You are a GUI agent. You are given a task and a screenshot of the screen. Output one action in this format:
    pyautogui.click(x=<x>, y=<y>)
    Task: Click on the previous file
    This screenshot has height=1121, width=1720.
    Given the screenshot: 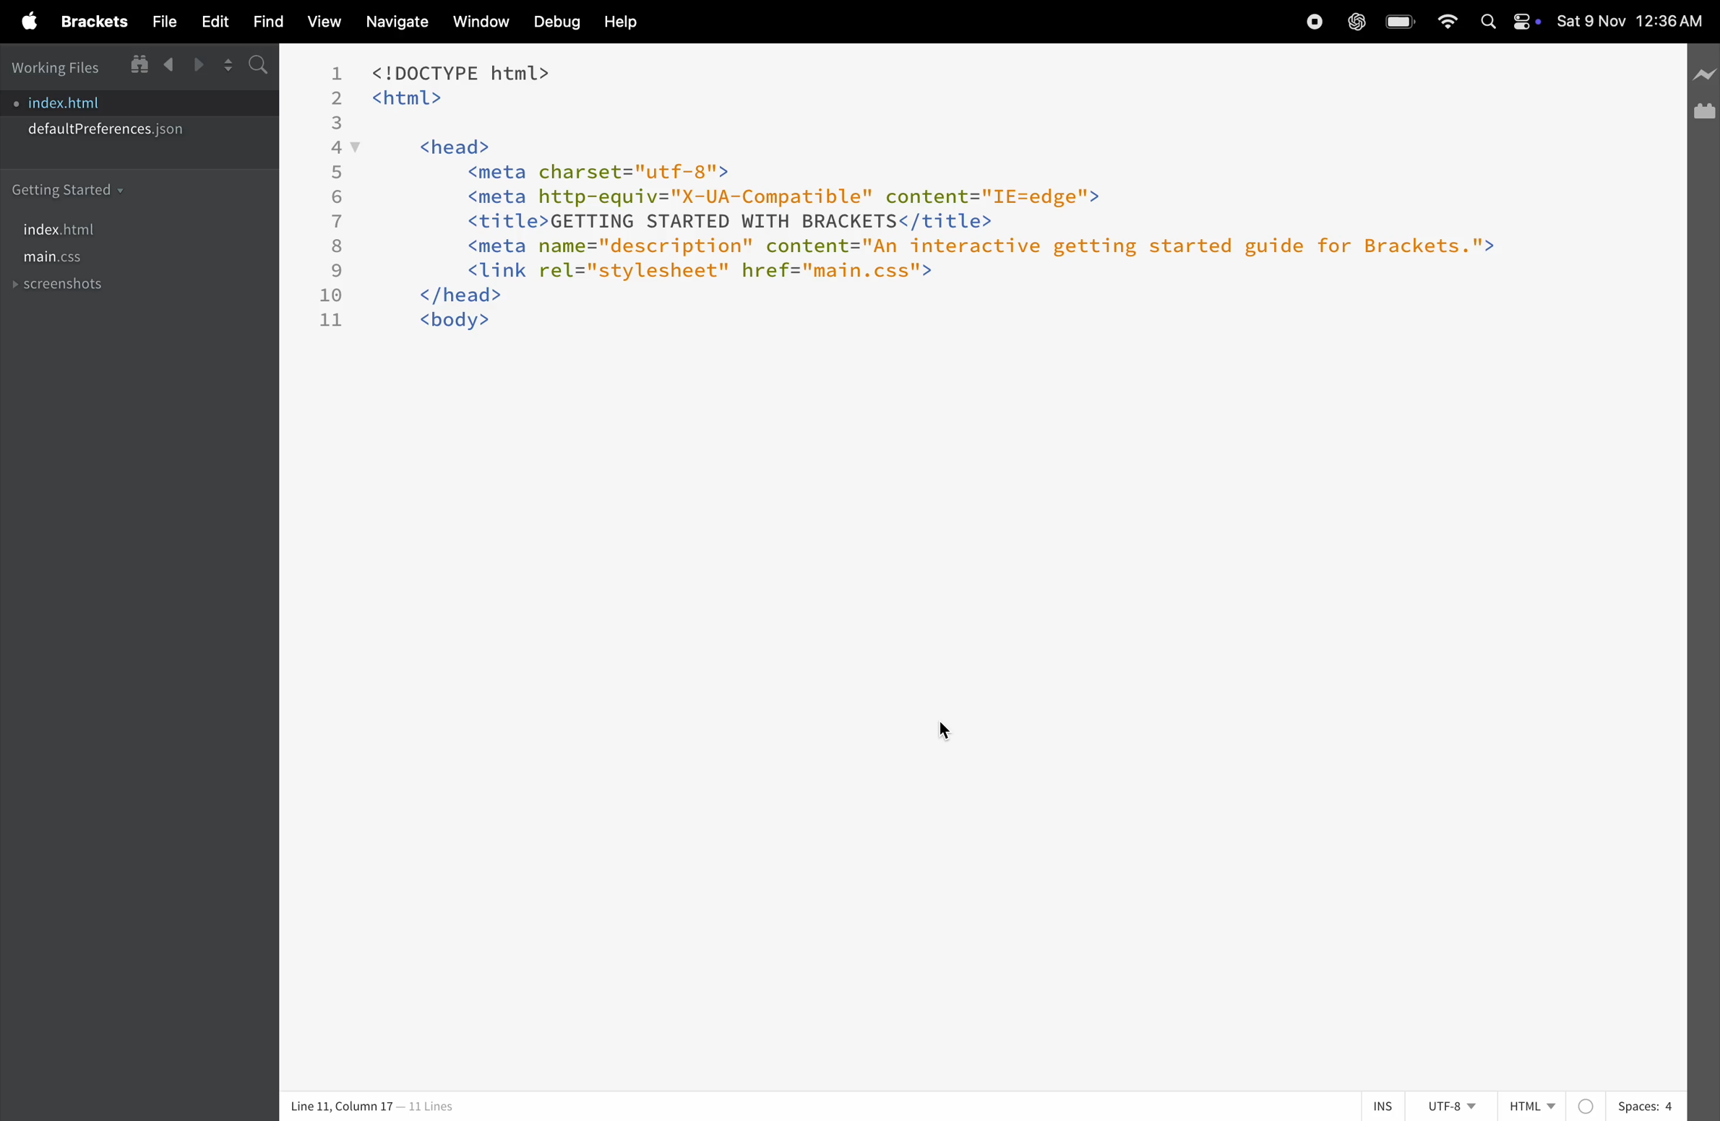 What is the action you would take?
    pyautogui.click(x=171, y=69)
    